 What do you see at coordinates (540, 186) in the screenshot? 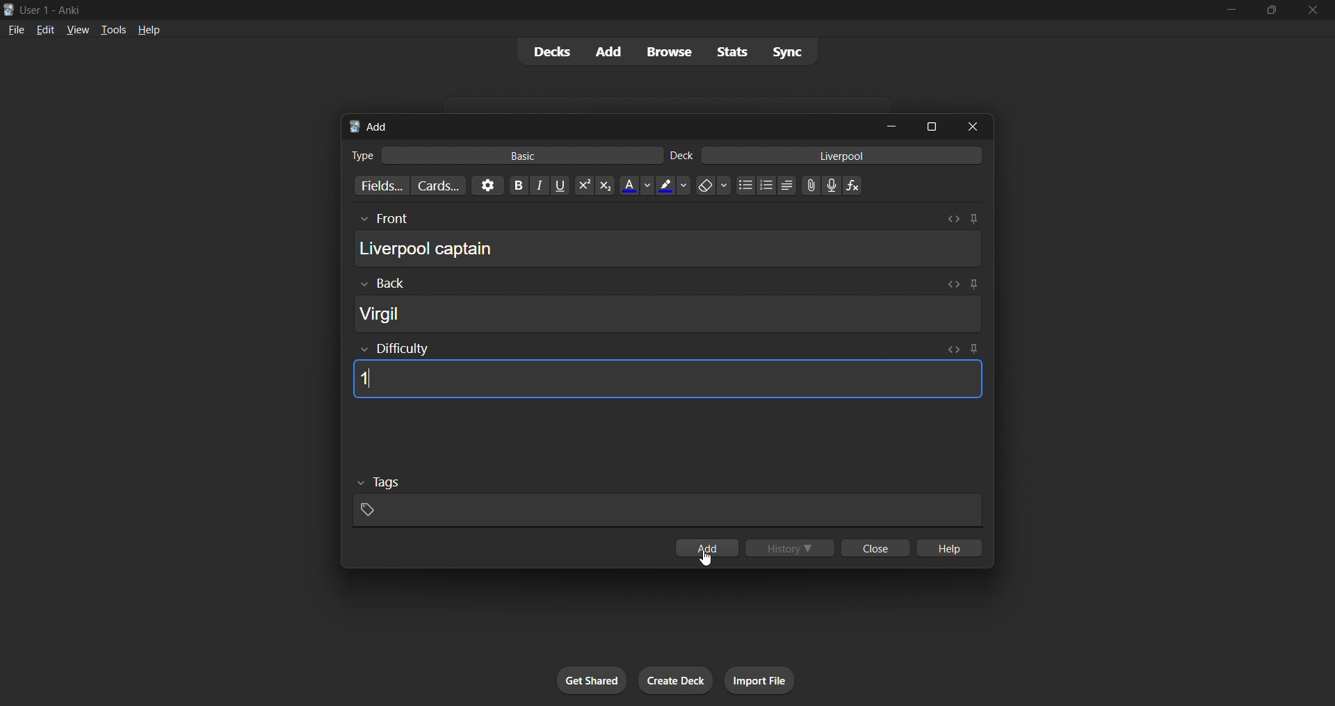
I see `Italics` at bounding box center [540, 186].